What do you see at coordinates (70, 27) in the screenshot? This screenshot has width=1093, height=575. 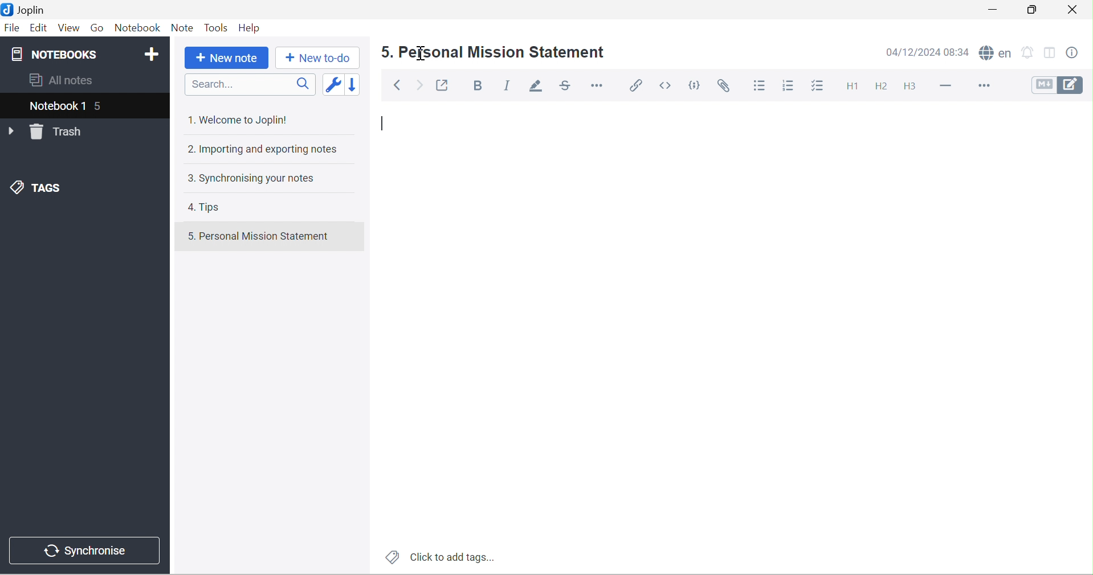 I see `View` at bounding box center [70, 27].